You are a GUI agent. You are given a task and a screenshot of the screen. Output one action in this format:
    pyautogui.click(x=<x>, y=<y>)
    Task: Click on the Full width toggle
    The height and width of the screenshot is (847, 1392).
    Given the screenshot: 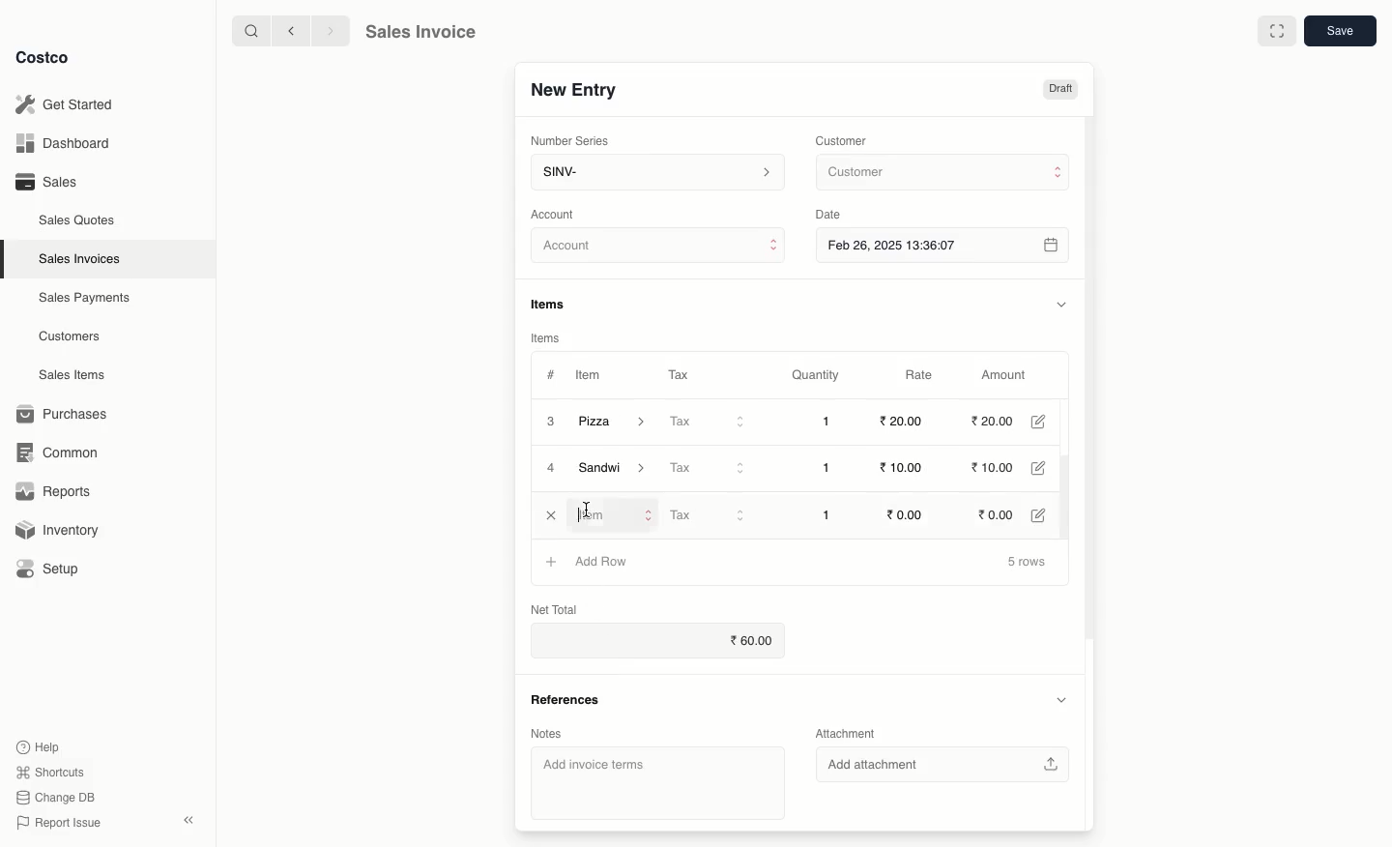 What is the action you would take?
    pyautogui.click(x=1275, y=32)
    